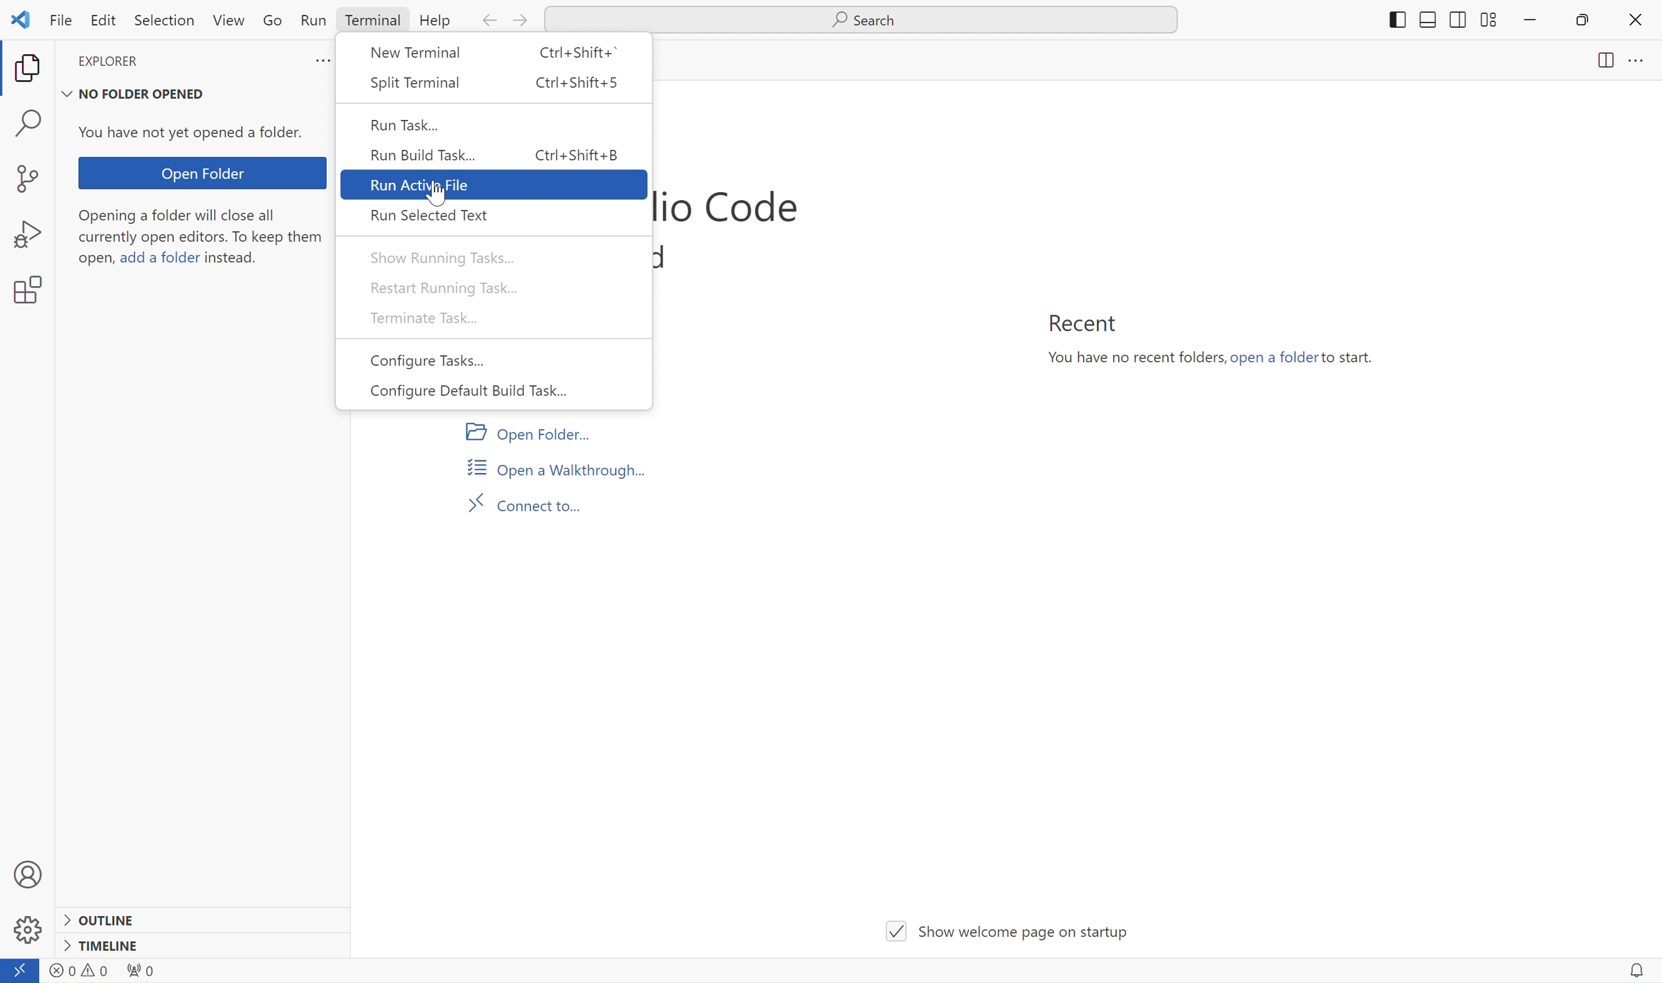  Describe the element at coordinates (500, 61) in the screenshot. I see `New Terminal` at that location.